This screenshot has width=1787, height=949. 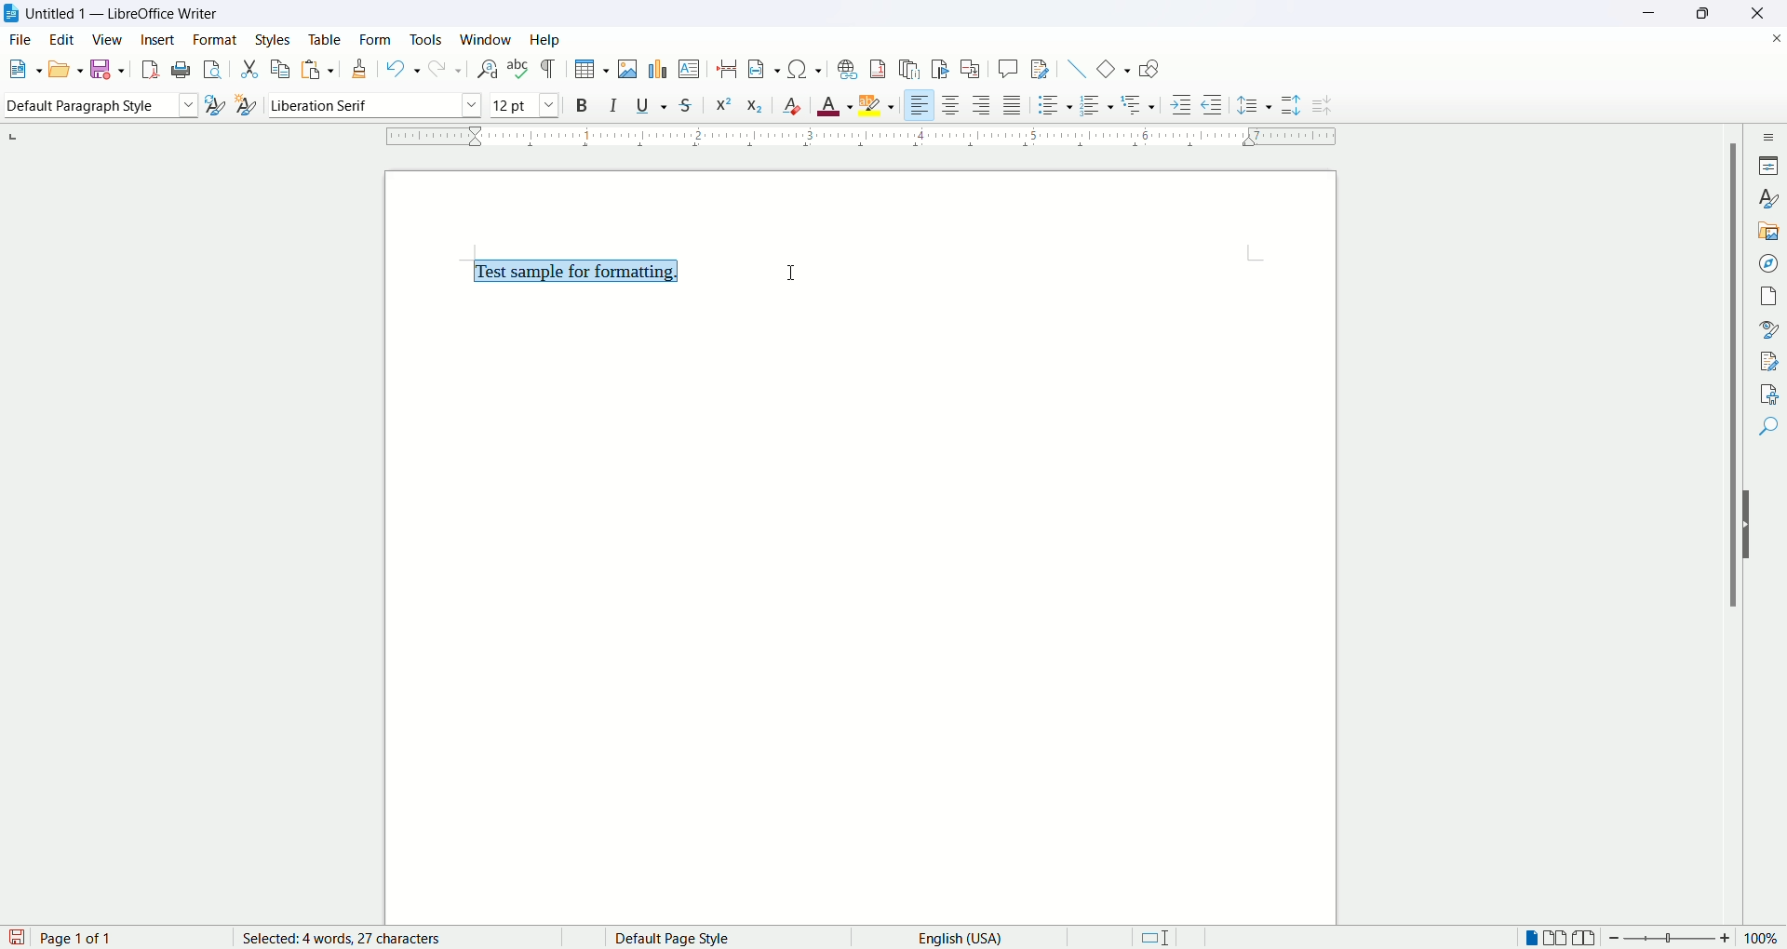 I want to click on open, so click(x=64, y=71).